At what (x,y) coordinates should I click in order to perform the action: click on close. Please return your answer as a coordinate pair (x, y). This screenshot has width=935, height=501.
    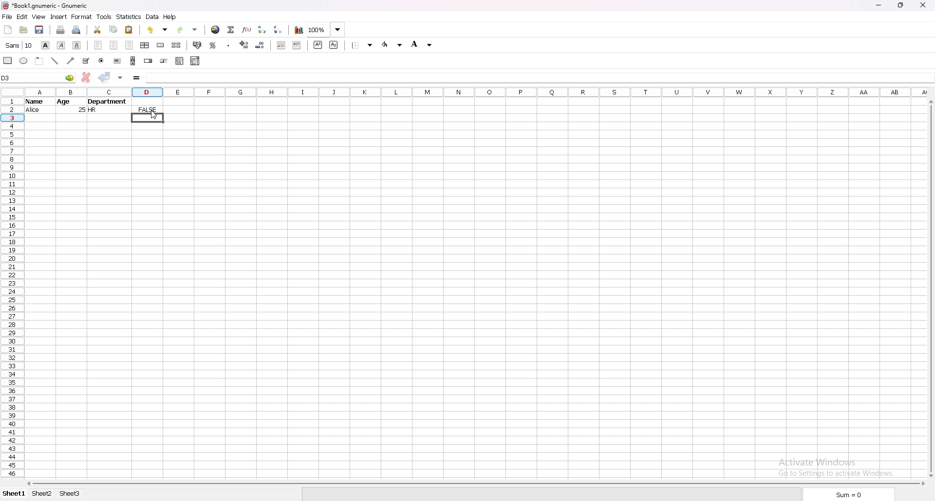
    Looking at the image, I should click on (922, 6).